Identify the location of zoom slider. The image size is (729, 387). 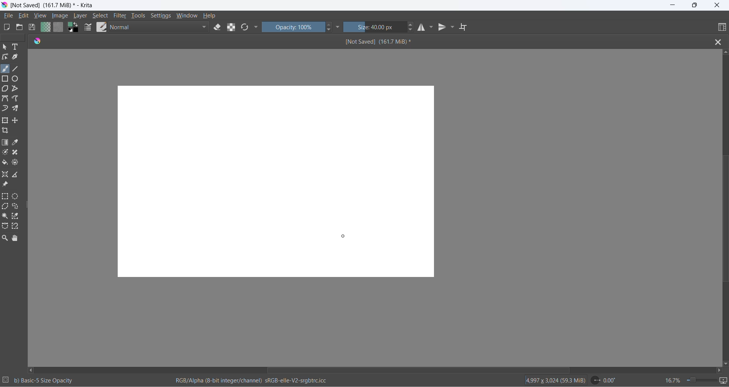
(698, 380).